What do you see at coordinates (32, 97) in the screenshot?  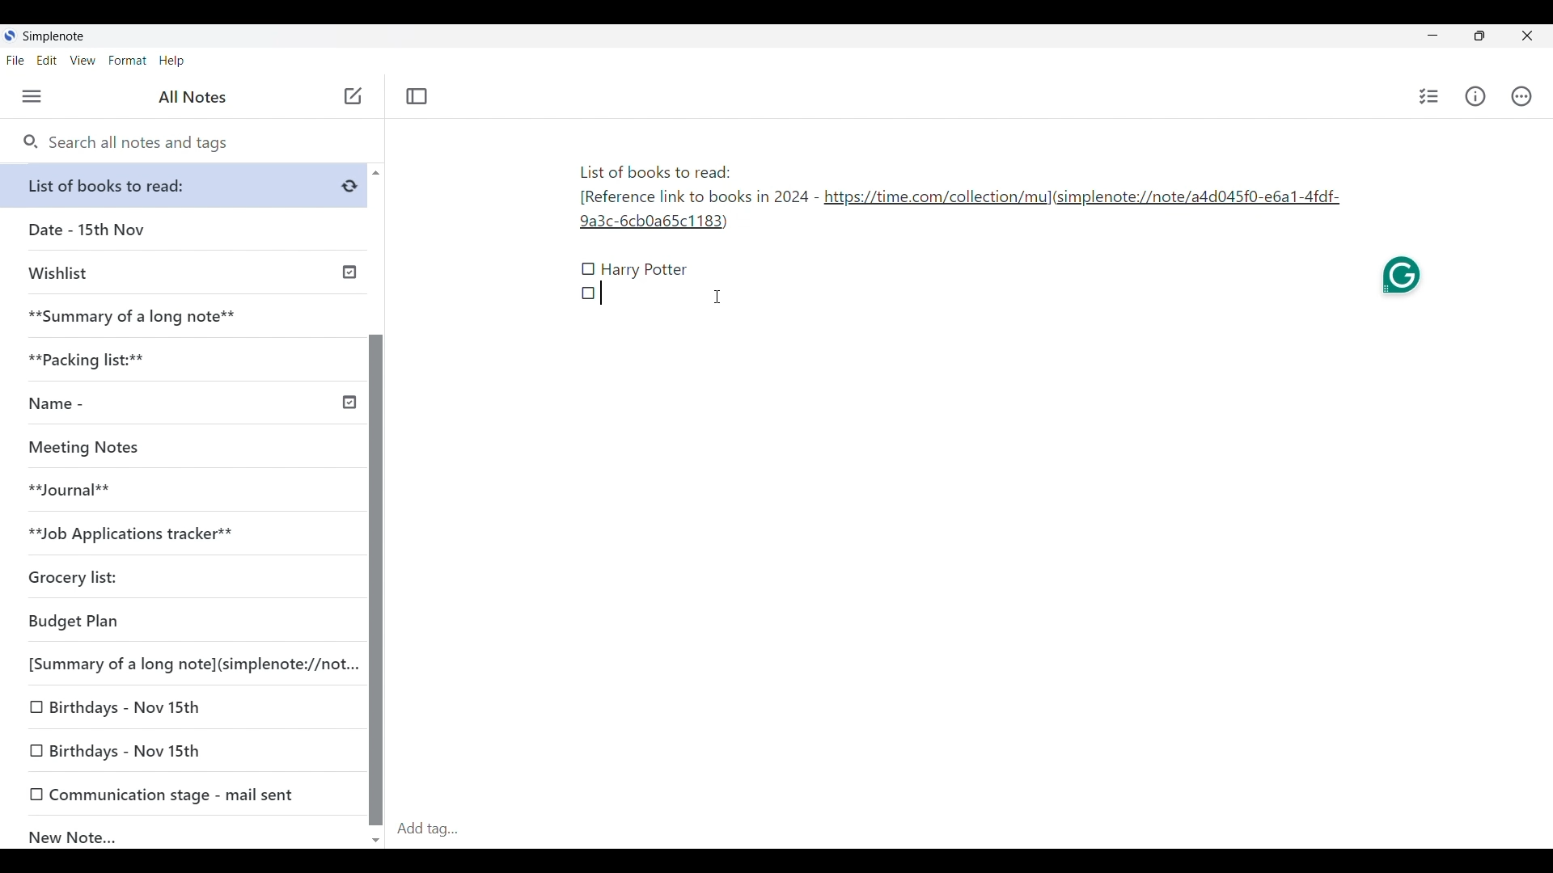 I see `Menu` at bounding box center [32, 97].